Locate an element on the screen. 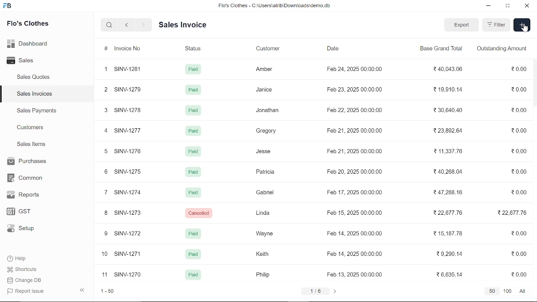 The height and width of the screenshot is (302, 537). close is located at coordinates (526, 6).